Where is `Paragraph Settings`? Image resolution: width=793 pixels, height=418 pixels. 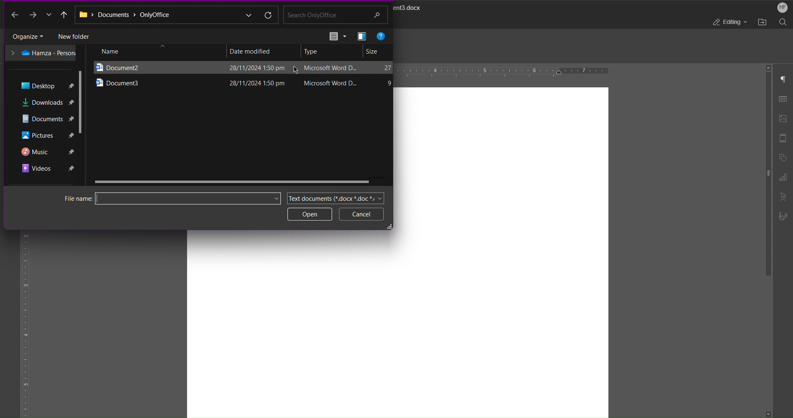
Paragraph Settings is located at coordinates (784, 79).